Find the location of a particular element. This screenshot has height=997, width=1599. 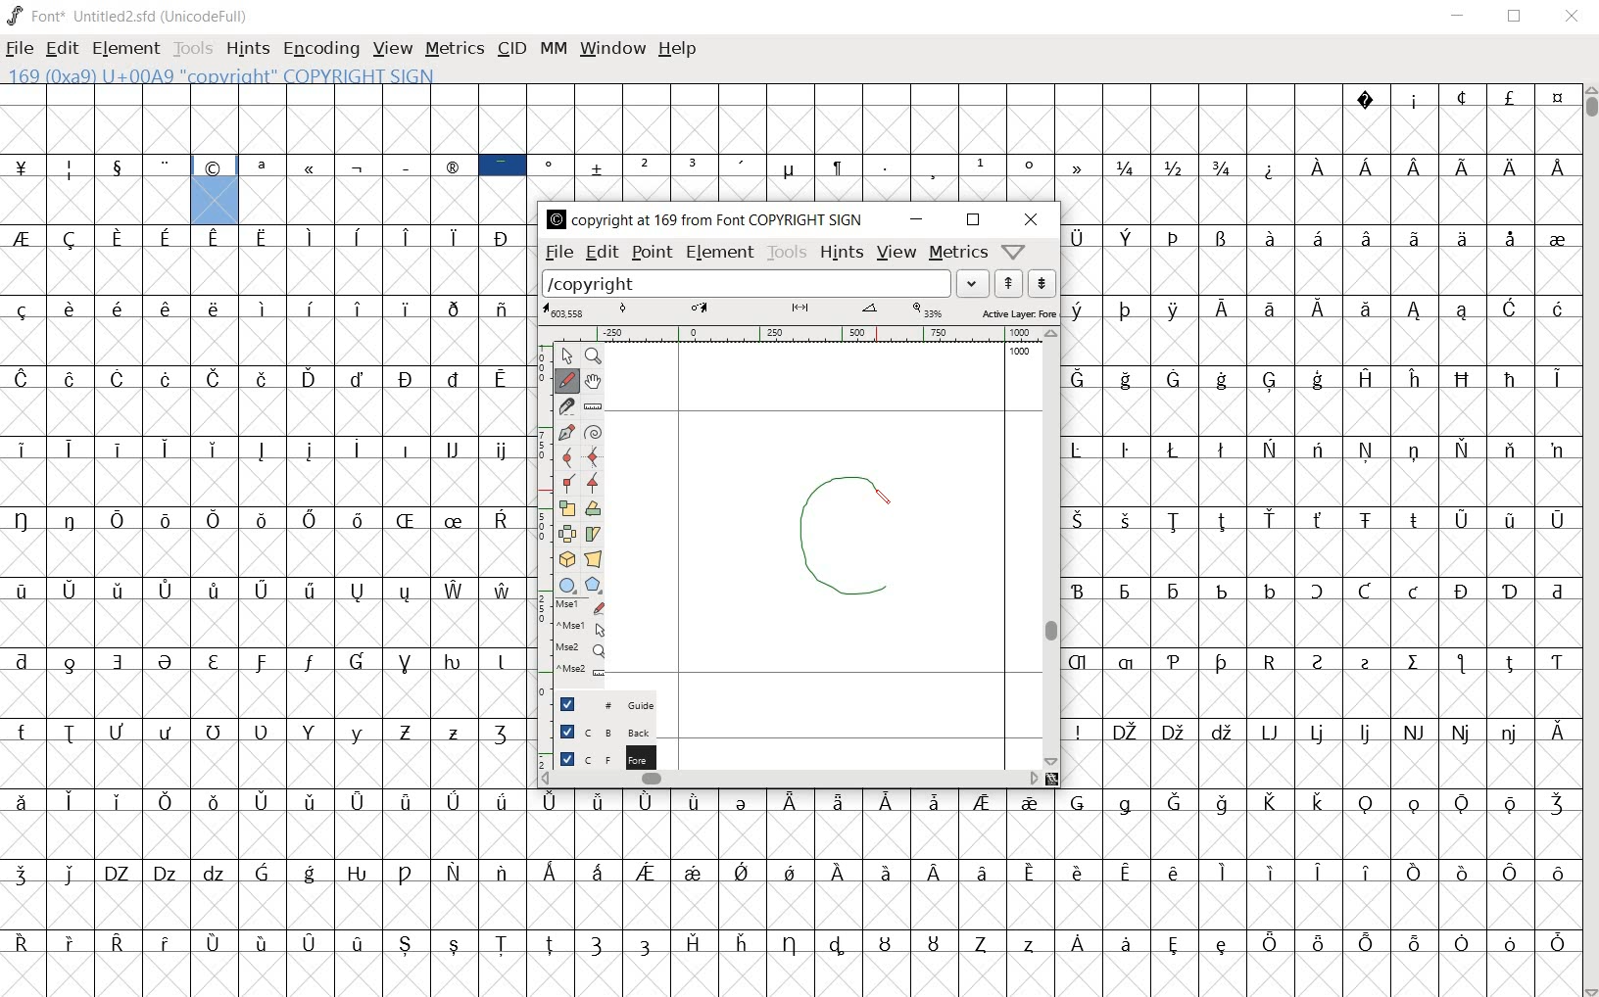

draw a freehand curve is located at coordinates (566, 380).